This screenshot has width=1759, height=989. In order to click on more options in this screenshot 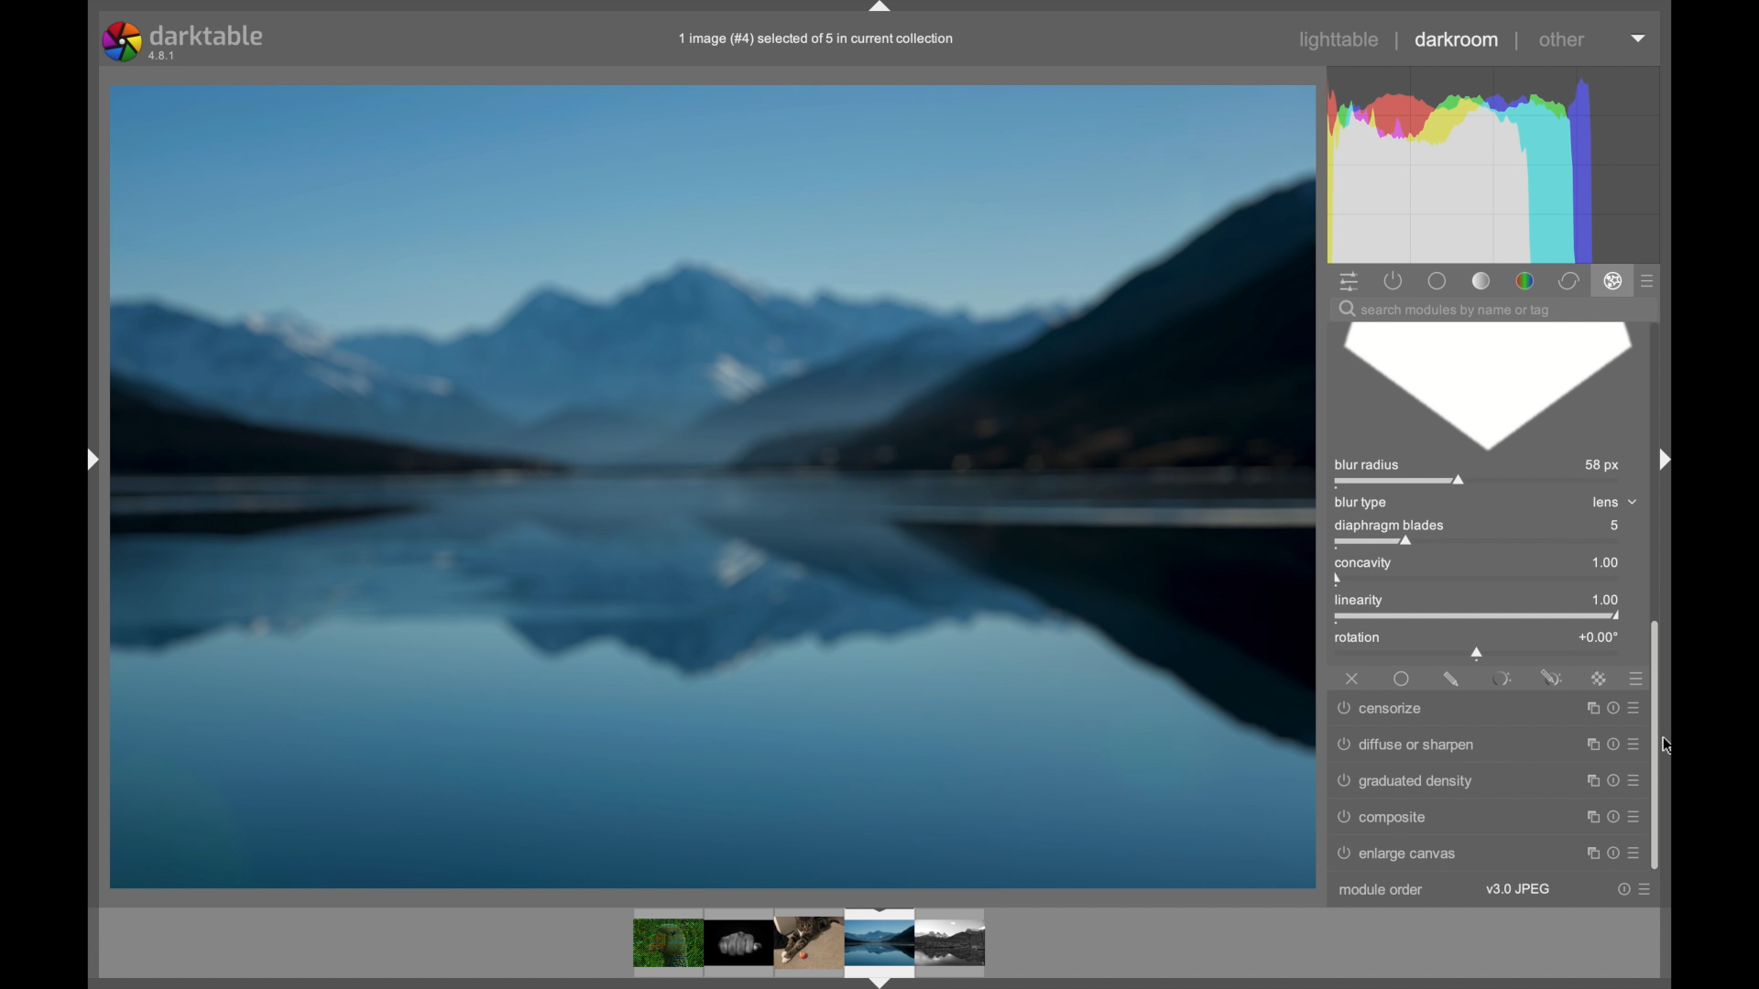, I will do `click(1636, 704)`.